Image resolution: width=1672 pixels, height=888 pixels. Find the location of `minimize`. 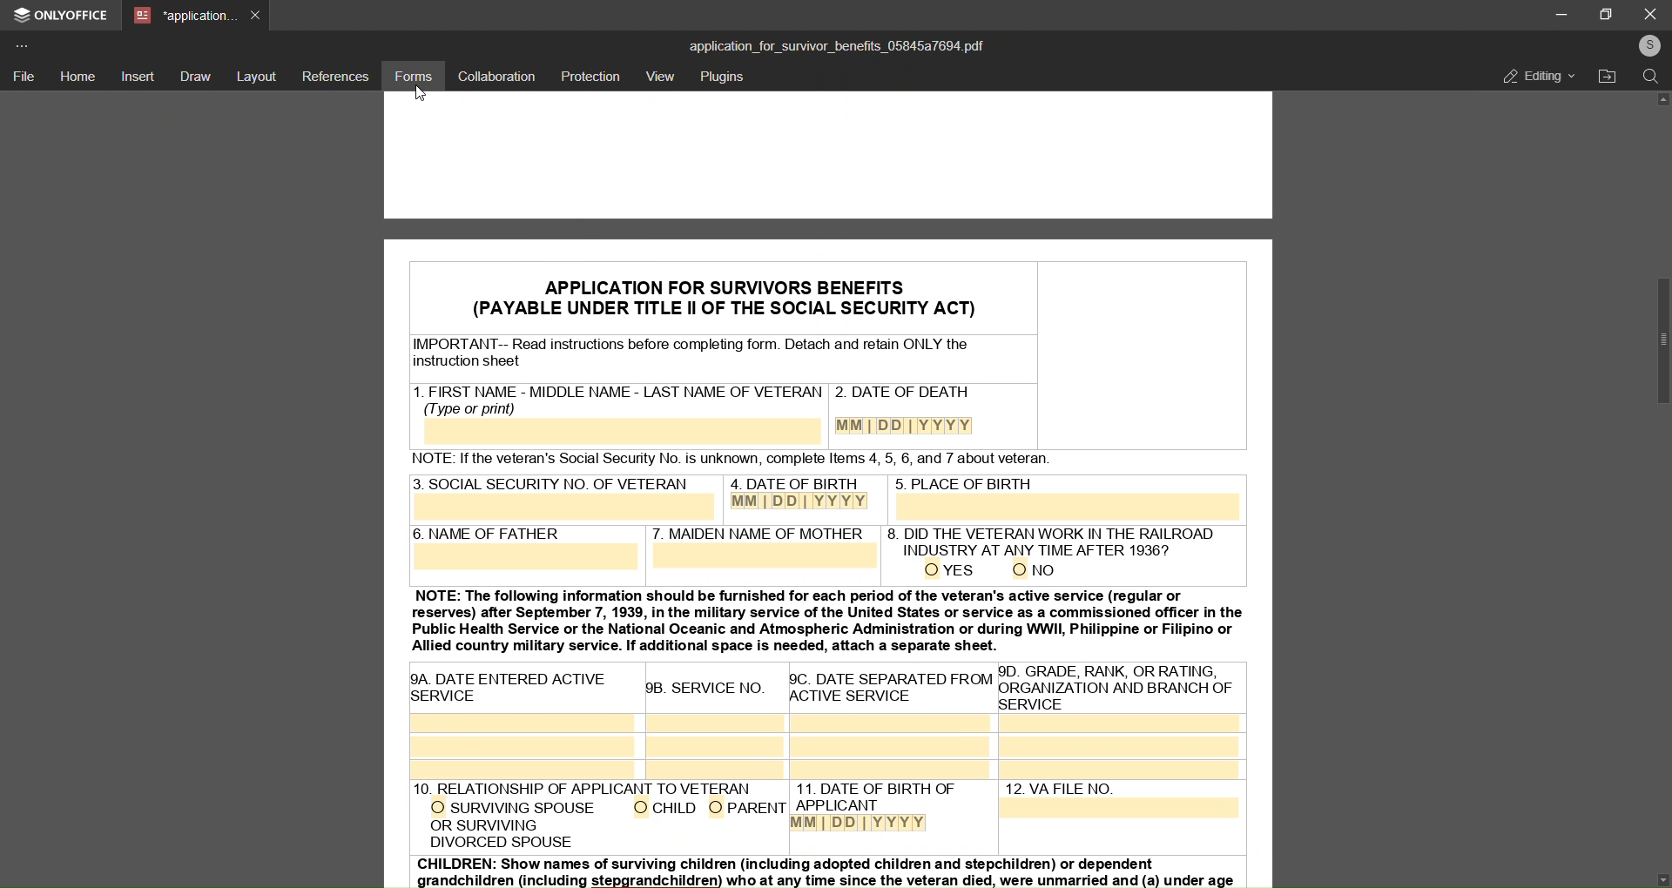

minimize is located at coordinates (1556, 14).